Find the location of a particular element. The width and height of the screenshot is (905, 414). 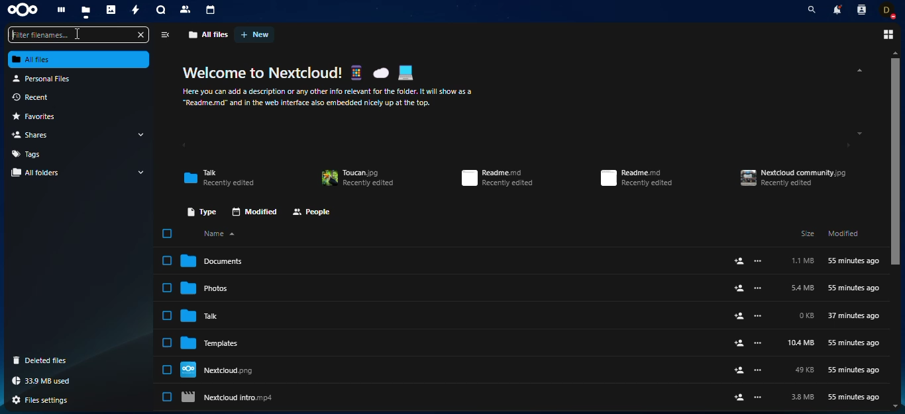

add is located at coordinates (739, 288).